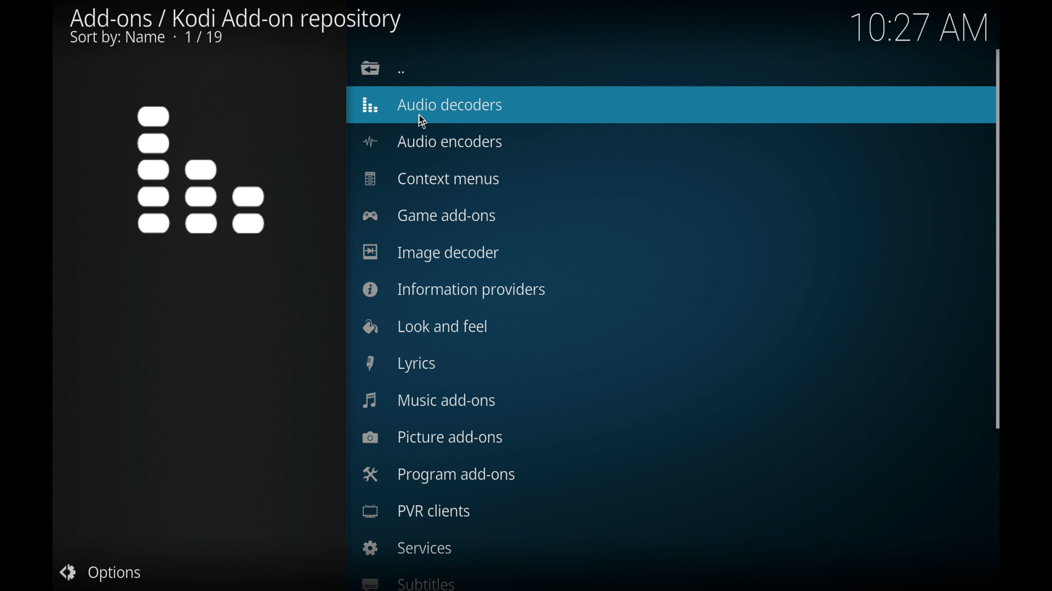  Describe the element at coordinates (431, 215) in the screenshot. I see `game add-ons` at that location.